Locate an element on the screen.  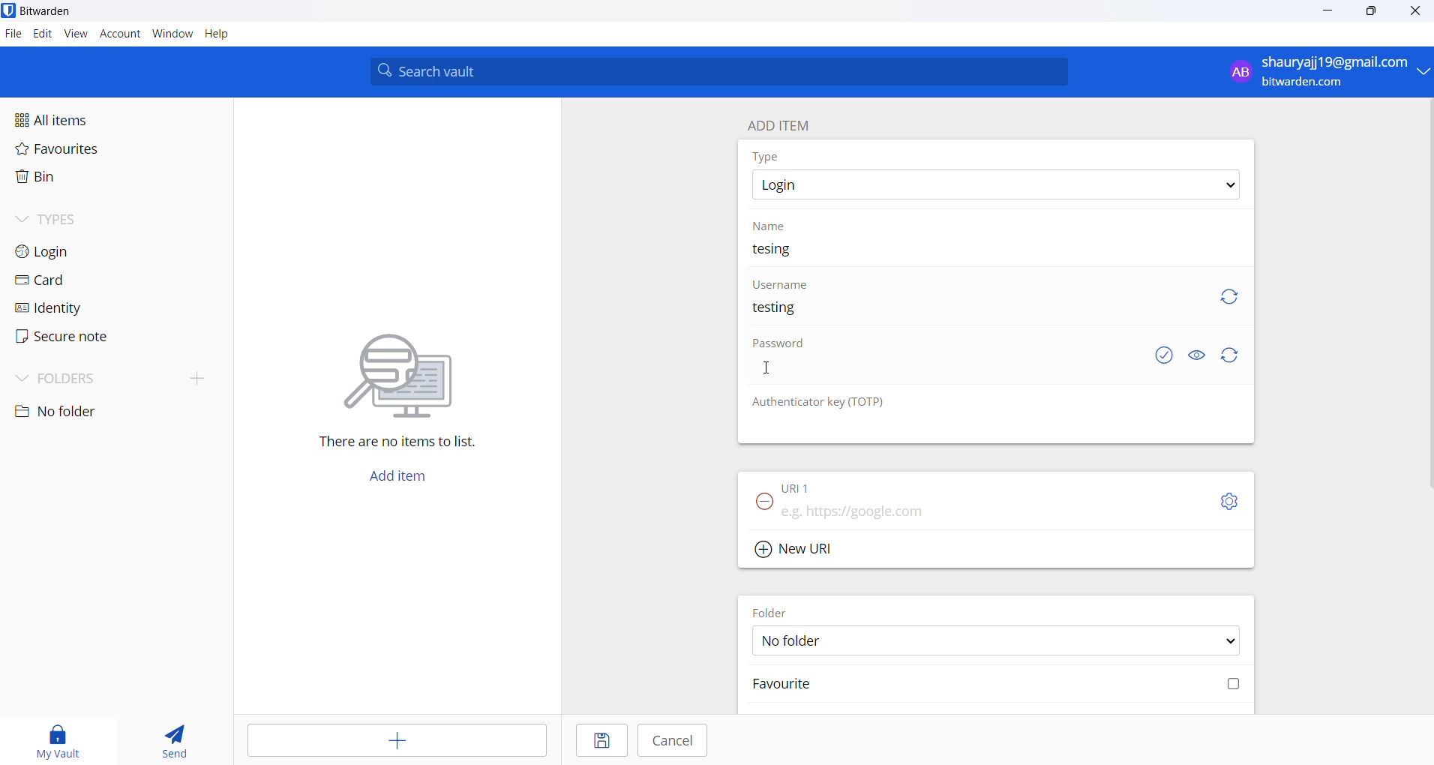
application logo is located at coordinates (10, 10).